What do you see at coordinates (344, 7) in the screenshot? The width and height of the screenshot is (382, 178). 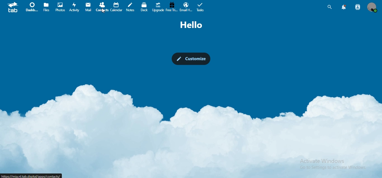 I see `notifications` at bounding box center [344, 7].